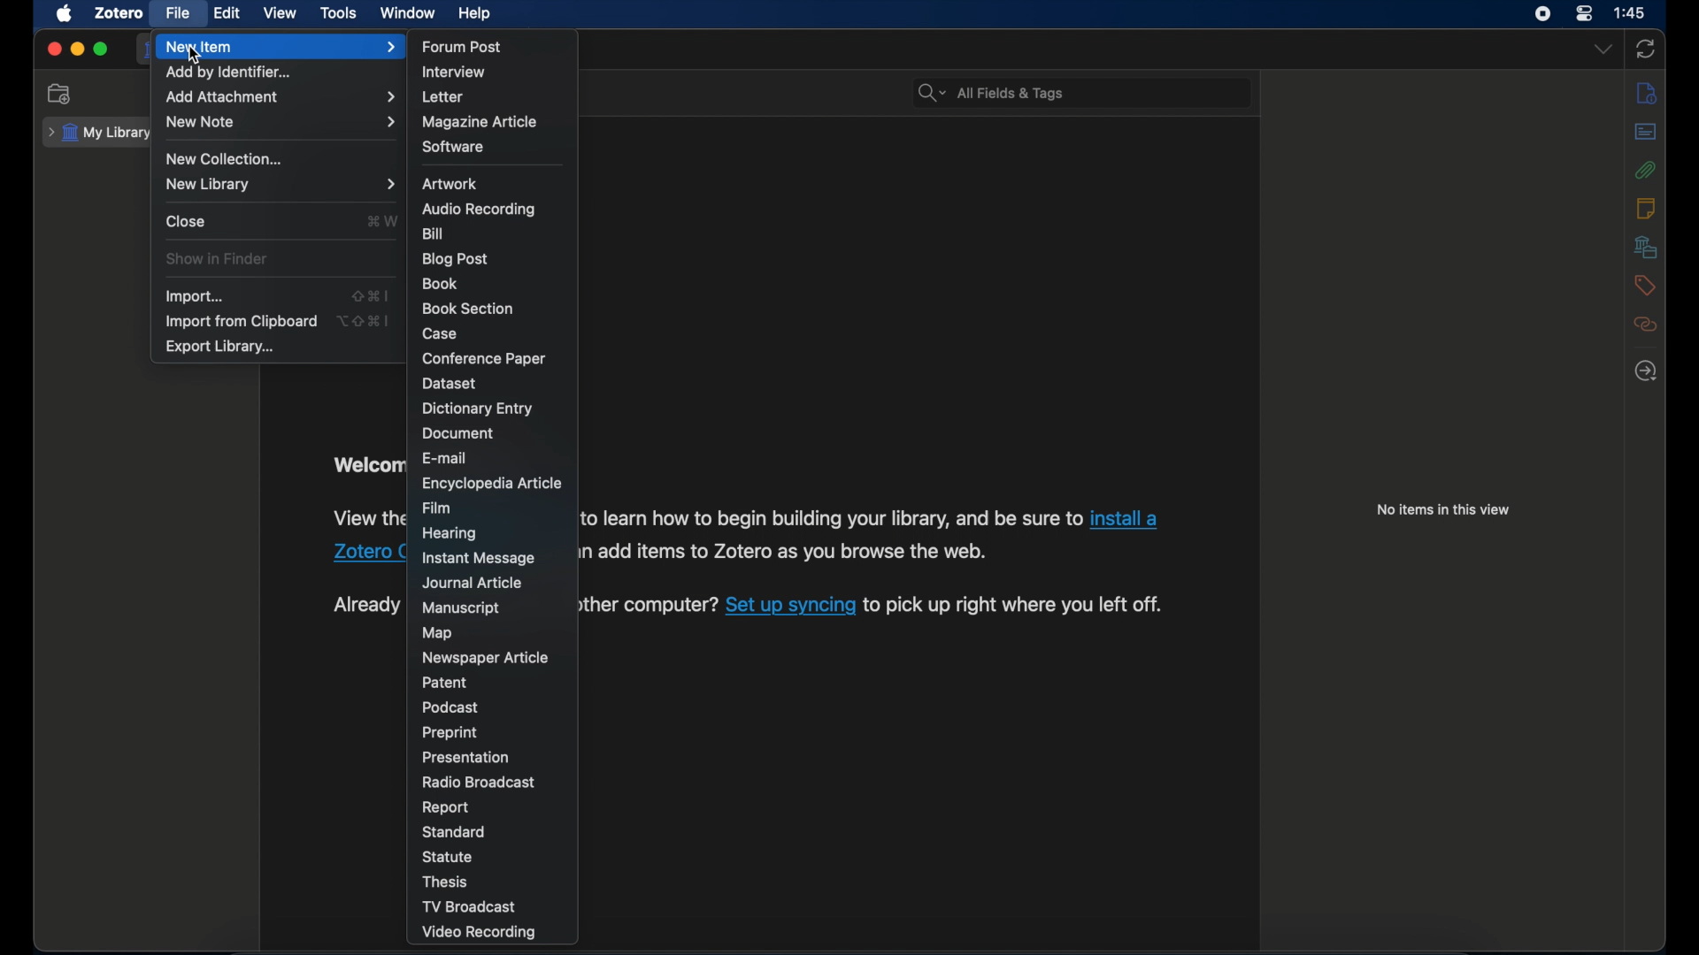 Image resolution: width=1699 pixels, height=955 pixels. Describe the element at coordinates (196, 56) in the screenshot. I see `cursor` at that location.